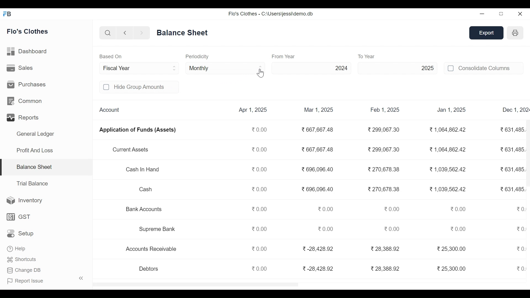 The image size is (530, 298). I want to click on checkbox, so click(451, 68).